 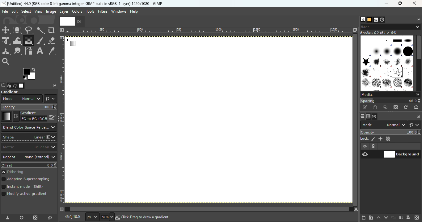 What do you see at coordinates (365, 108) in the screenshot?
I see `Edit this brush` at bounding box center [365, 108].